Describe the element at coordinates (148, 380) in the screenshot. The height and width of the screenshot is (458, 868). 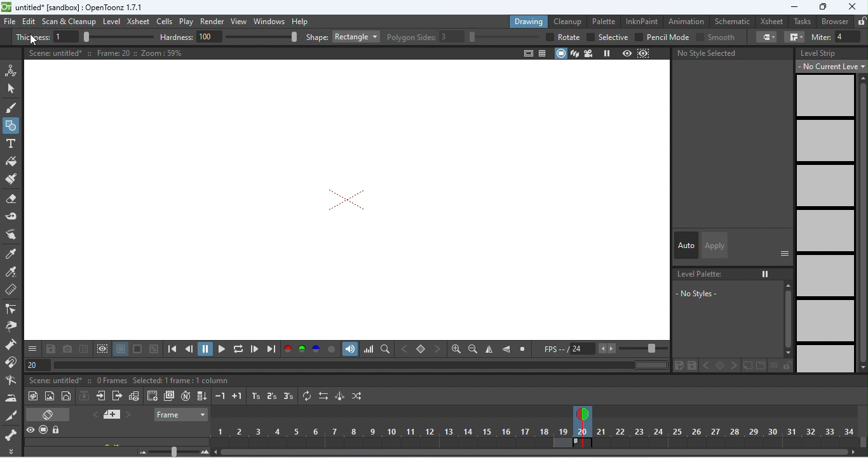
I see `level A` at that location.